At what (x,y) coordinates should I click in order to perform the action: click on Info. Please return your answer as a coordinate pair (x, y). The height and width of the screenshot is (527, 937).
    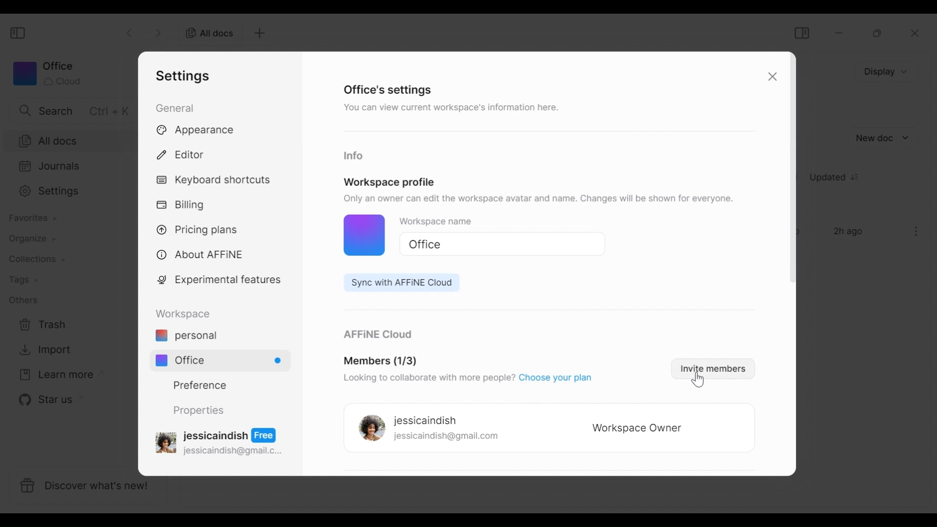
    Looking at the image, I should click on (353, 156).